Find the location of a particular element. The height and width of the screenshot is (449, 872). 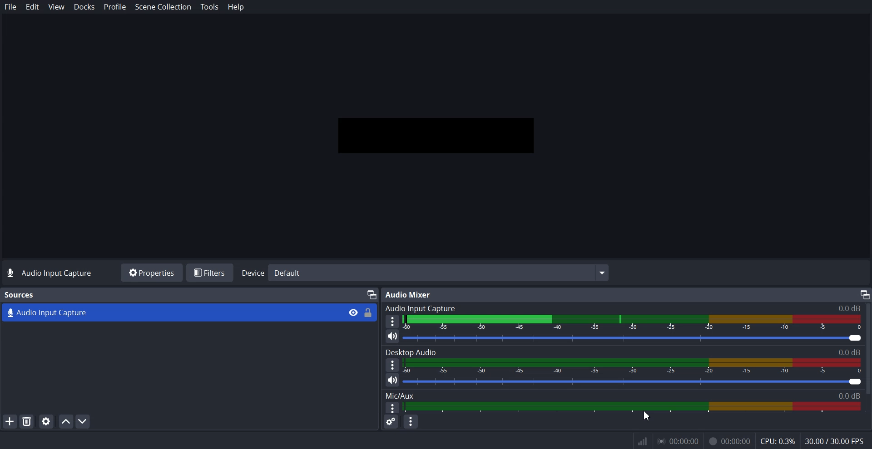

Audio Capture is located at coordinates (168, 312).